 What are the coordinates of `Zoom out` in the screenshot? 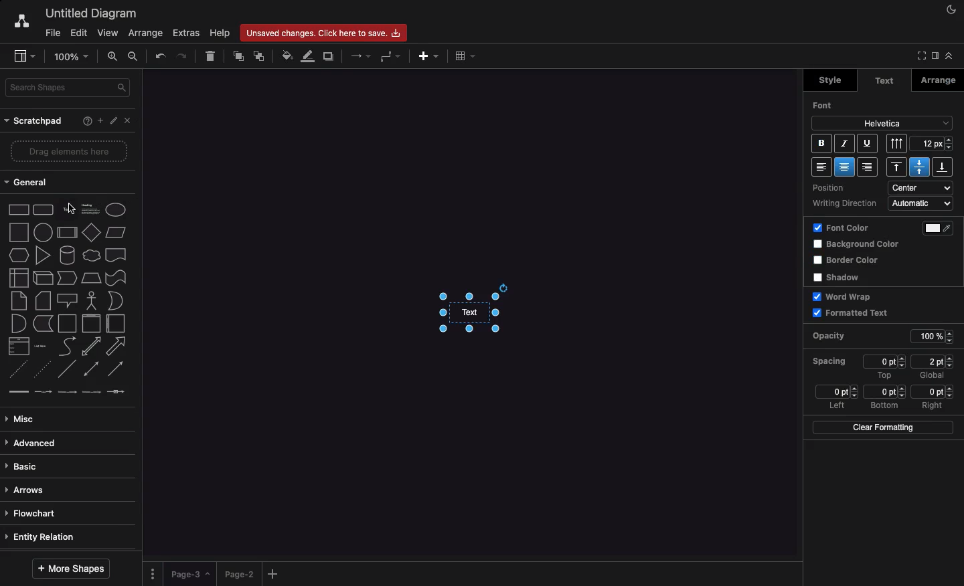 It's located at (136, 58).